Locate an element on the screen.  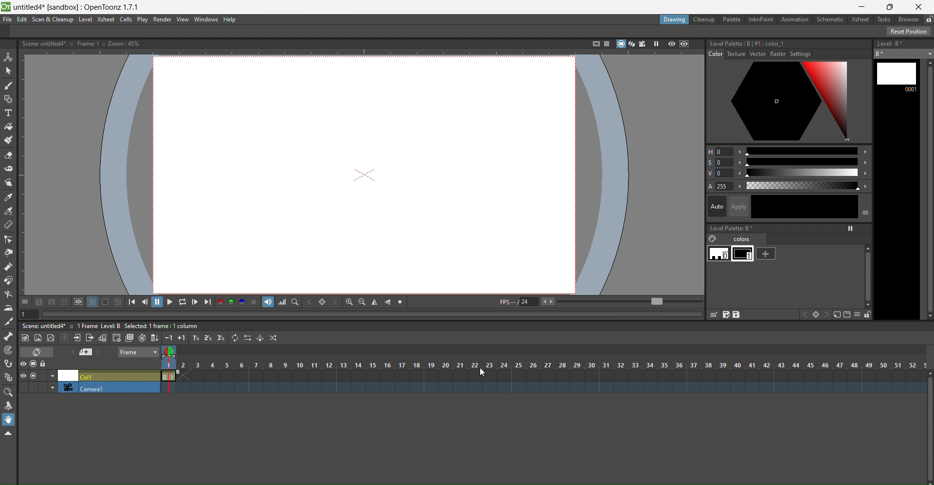
reset position is located at coordinates (909, 31).